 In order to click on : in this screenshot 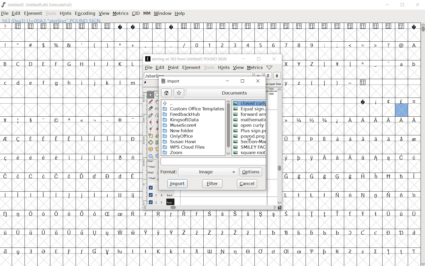, I will do `click(324, 45)`.